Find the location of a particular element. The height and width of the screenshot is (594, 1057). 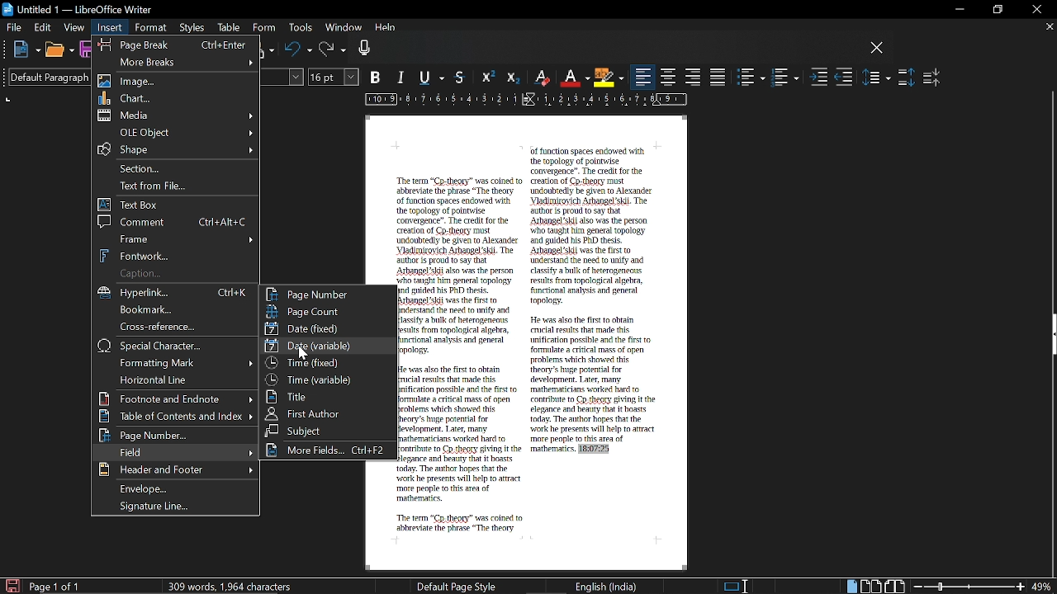

cross reference is located at coordinates (174, 327).